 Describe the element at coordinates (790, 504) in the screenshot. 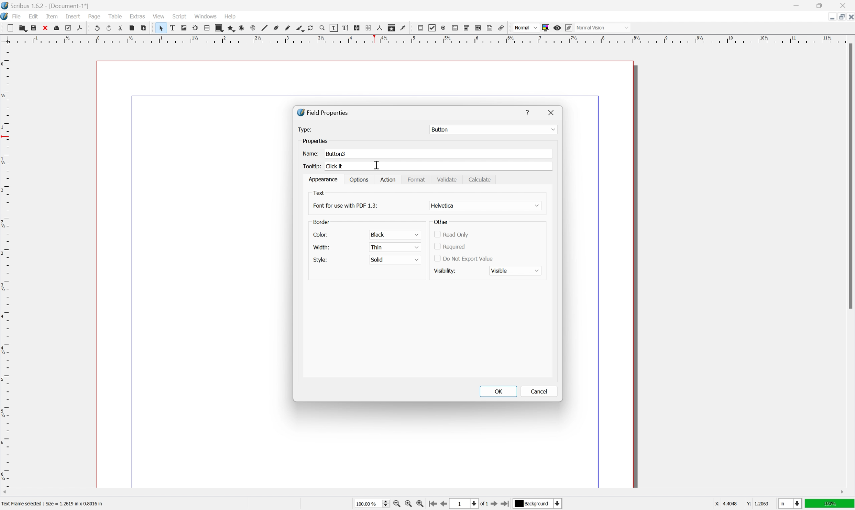

I see `select current unit` at that location.